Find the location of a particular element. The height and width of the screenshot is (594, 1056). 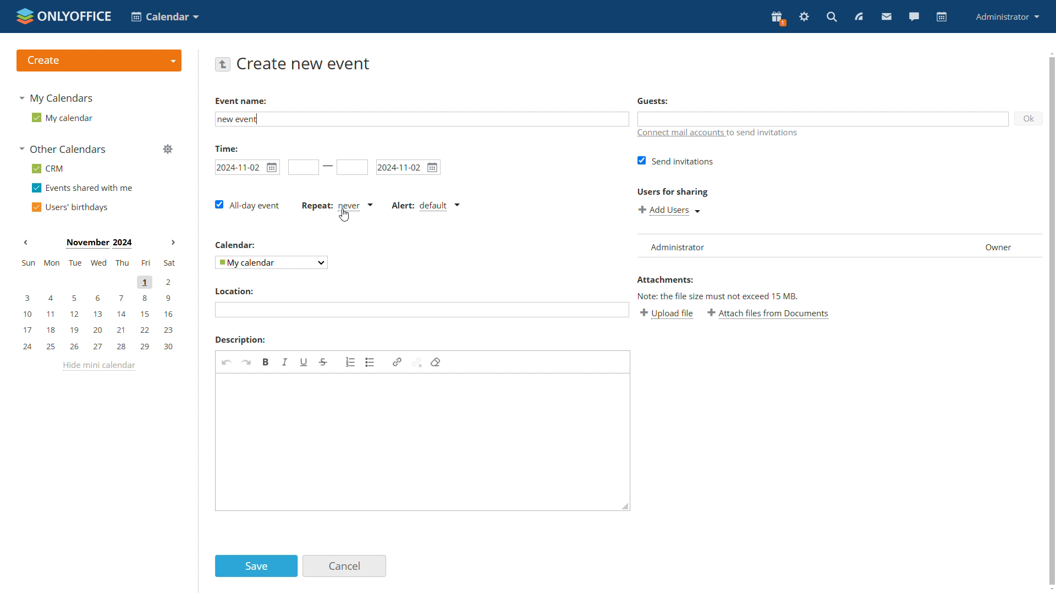

Previous month is located at coordinates (26, 242).